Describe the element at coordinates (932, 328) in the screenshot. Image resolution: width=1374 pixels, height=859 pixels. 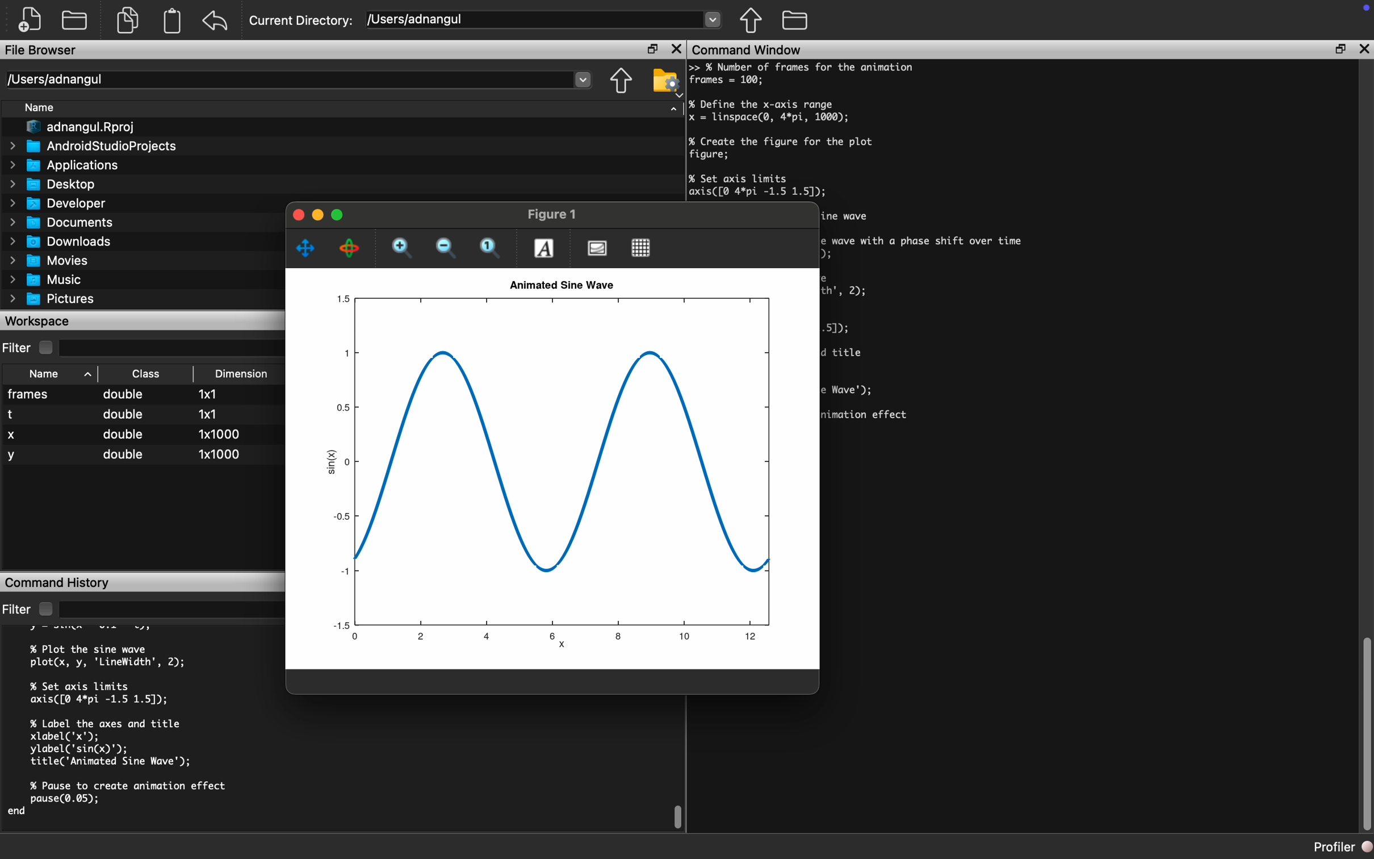
I see `jo Loop To animate the sine wave
for t = 1:frames|
% Calculate the sine wave with a phase shift over time]
y = sin(x - 0.1 * t);
% Plot the sine wave
plot(x, y, 'LineWidth', 2);
% Set axis limits
axis([@ 4*pi -1.5 1.51);
% Label the axes and title
xlabel('x"');
ylabel('sin(x)");
title('Animated Sine Wave');
% Pause to create animation effect
pause(0.05);
lend` at that location.